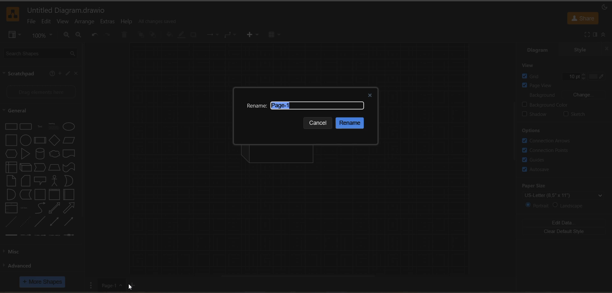 The image size is (612, 293). I want to click on table, so click(275, 36).